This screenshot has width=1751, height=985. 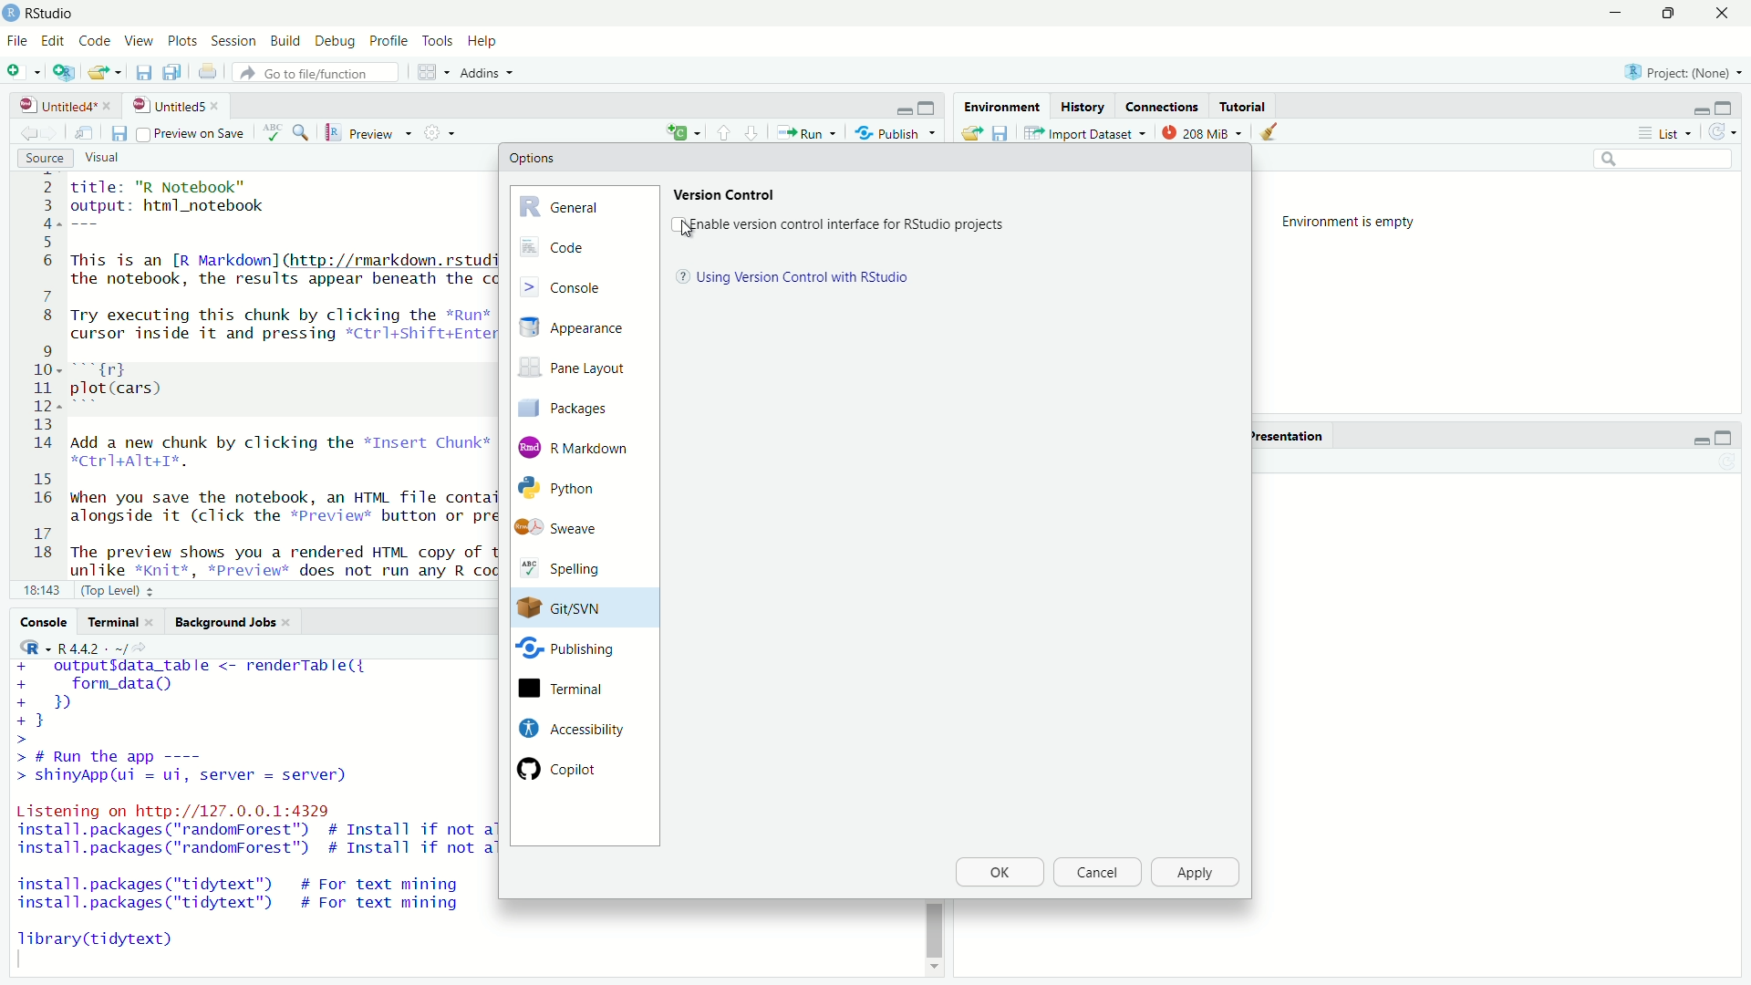 What do you see at coordinates (1197, 873) in the screenshot?
I see `Apply` at bounding box center [1197, 873].